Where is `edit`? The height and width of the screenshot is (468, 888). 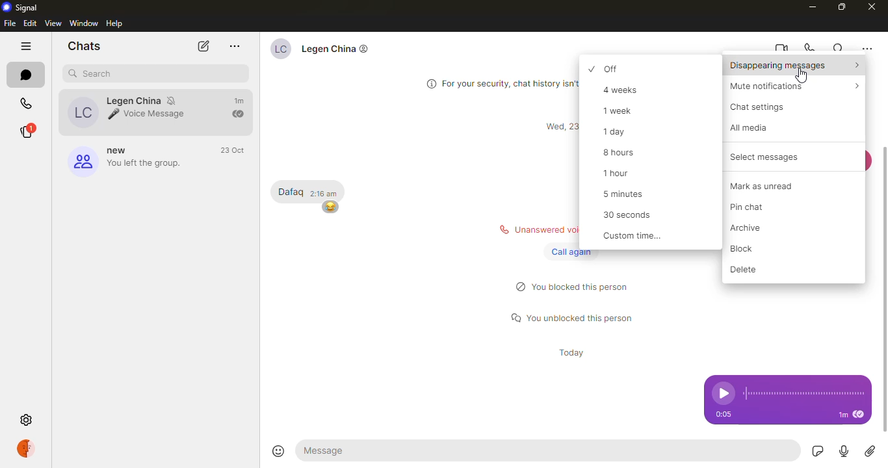 edit is located at coordinates (29, 24).